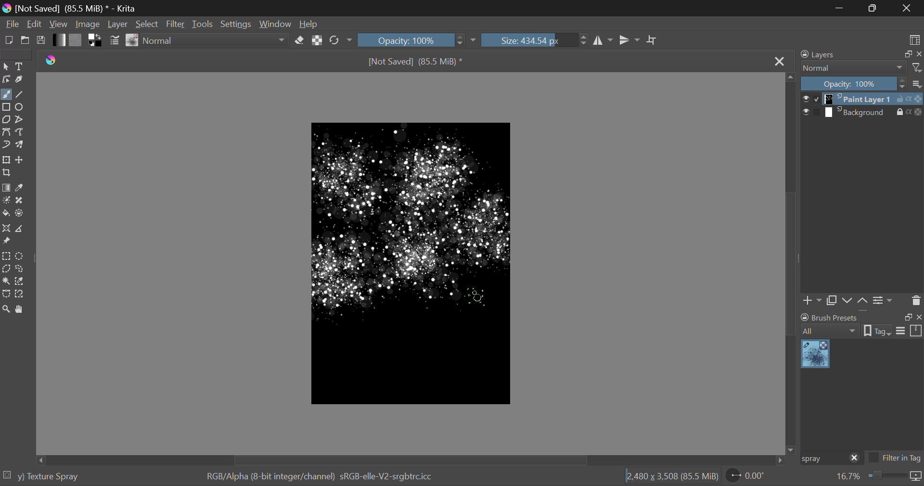 Image resolution: width=924 pixels, height=486 pixels. Describe the element at coordinates (811, 113) in the screenshot. I see `checkbox` at that location.